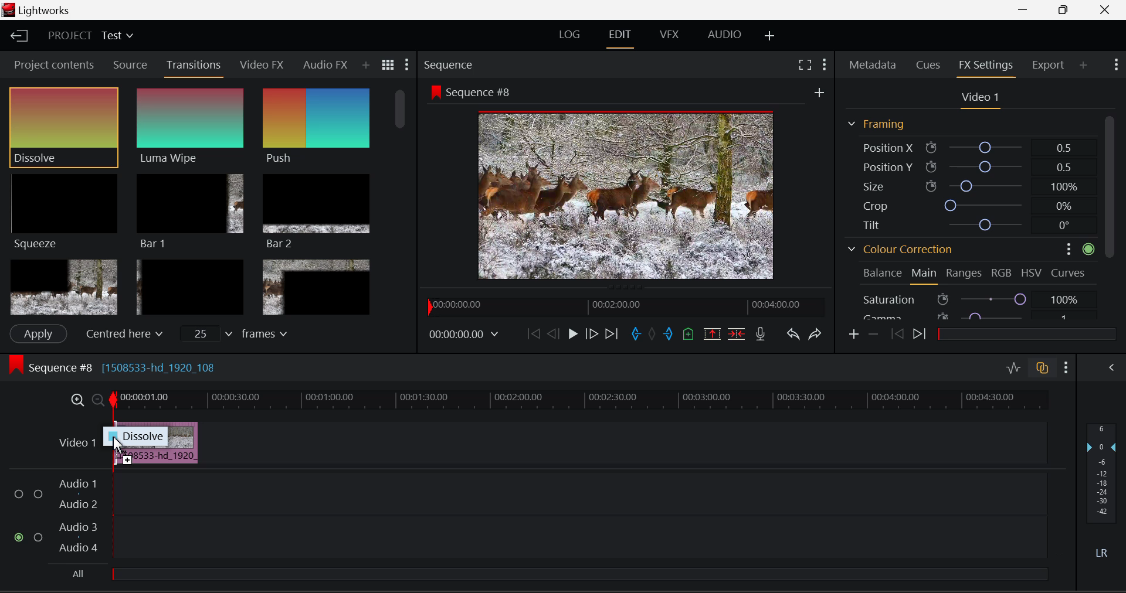  What do you see at coordinates (77, 505) in the screenshot?
I see `Audio 2` at bounding box center [77, 505].